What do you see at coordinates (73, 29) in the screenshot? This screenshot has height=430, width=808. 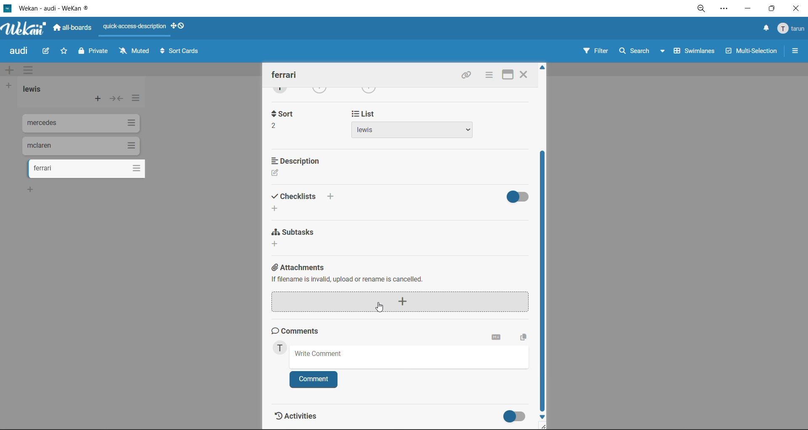 I see `all boards` at bounding box center [73, 29].